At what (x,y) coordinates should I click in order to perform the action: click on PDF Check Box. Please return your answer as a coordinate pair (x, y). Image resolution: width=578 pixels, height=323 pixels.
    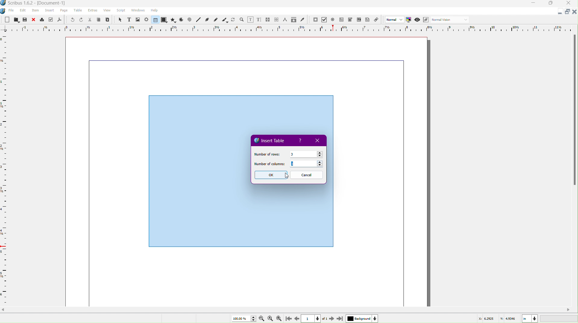
    Looking at the image, I should click on (325, 20).